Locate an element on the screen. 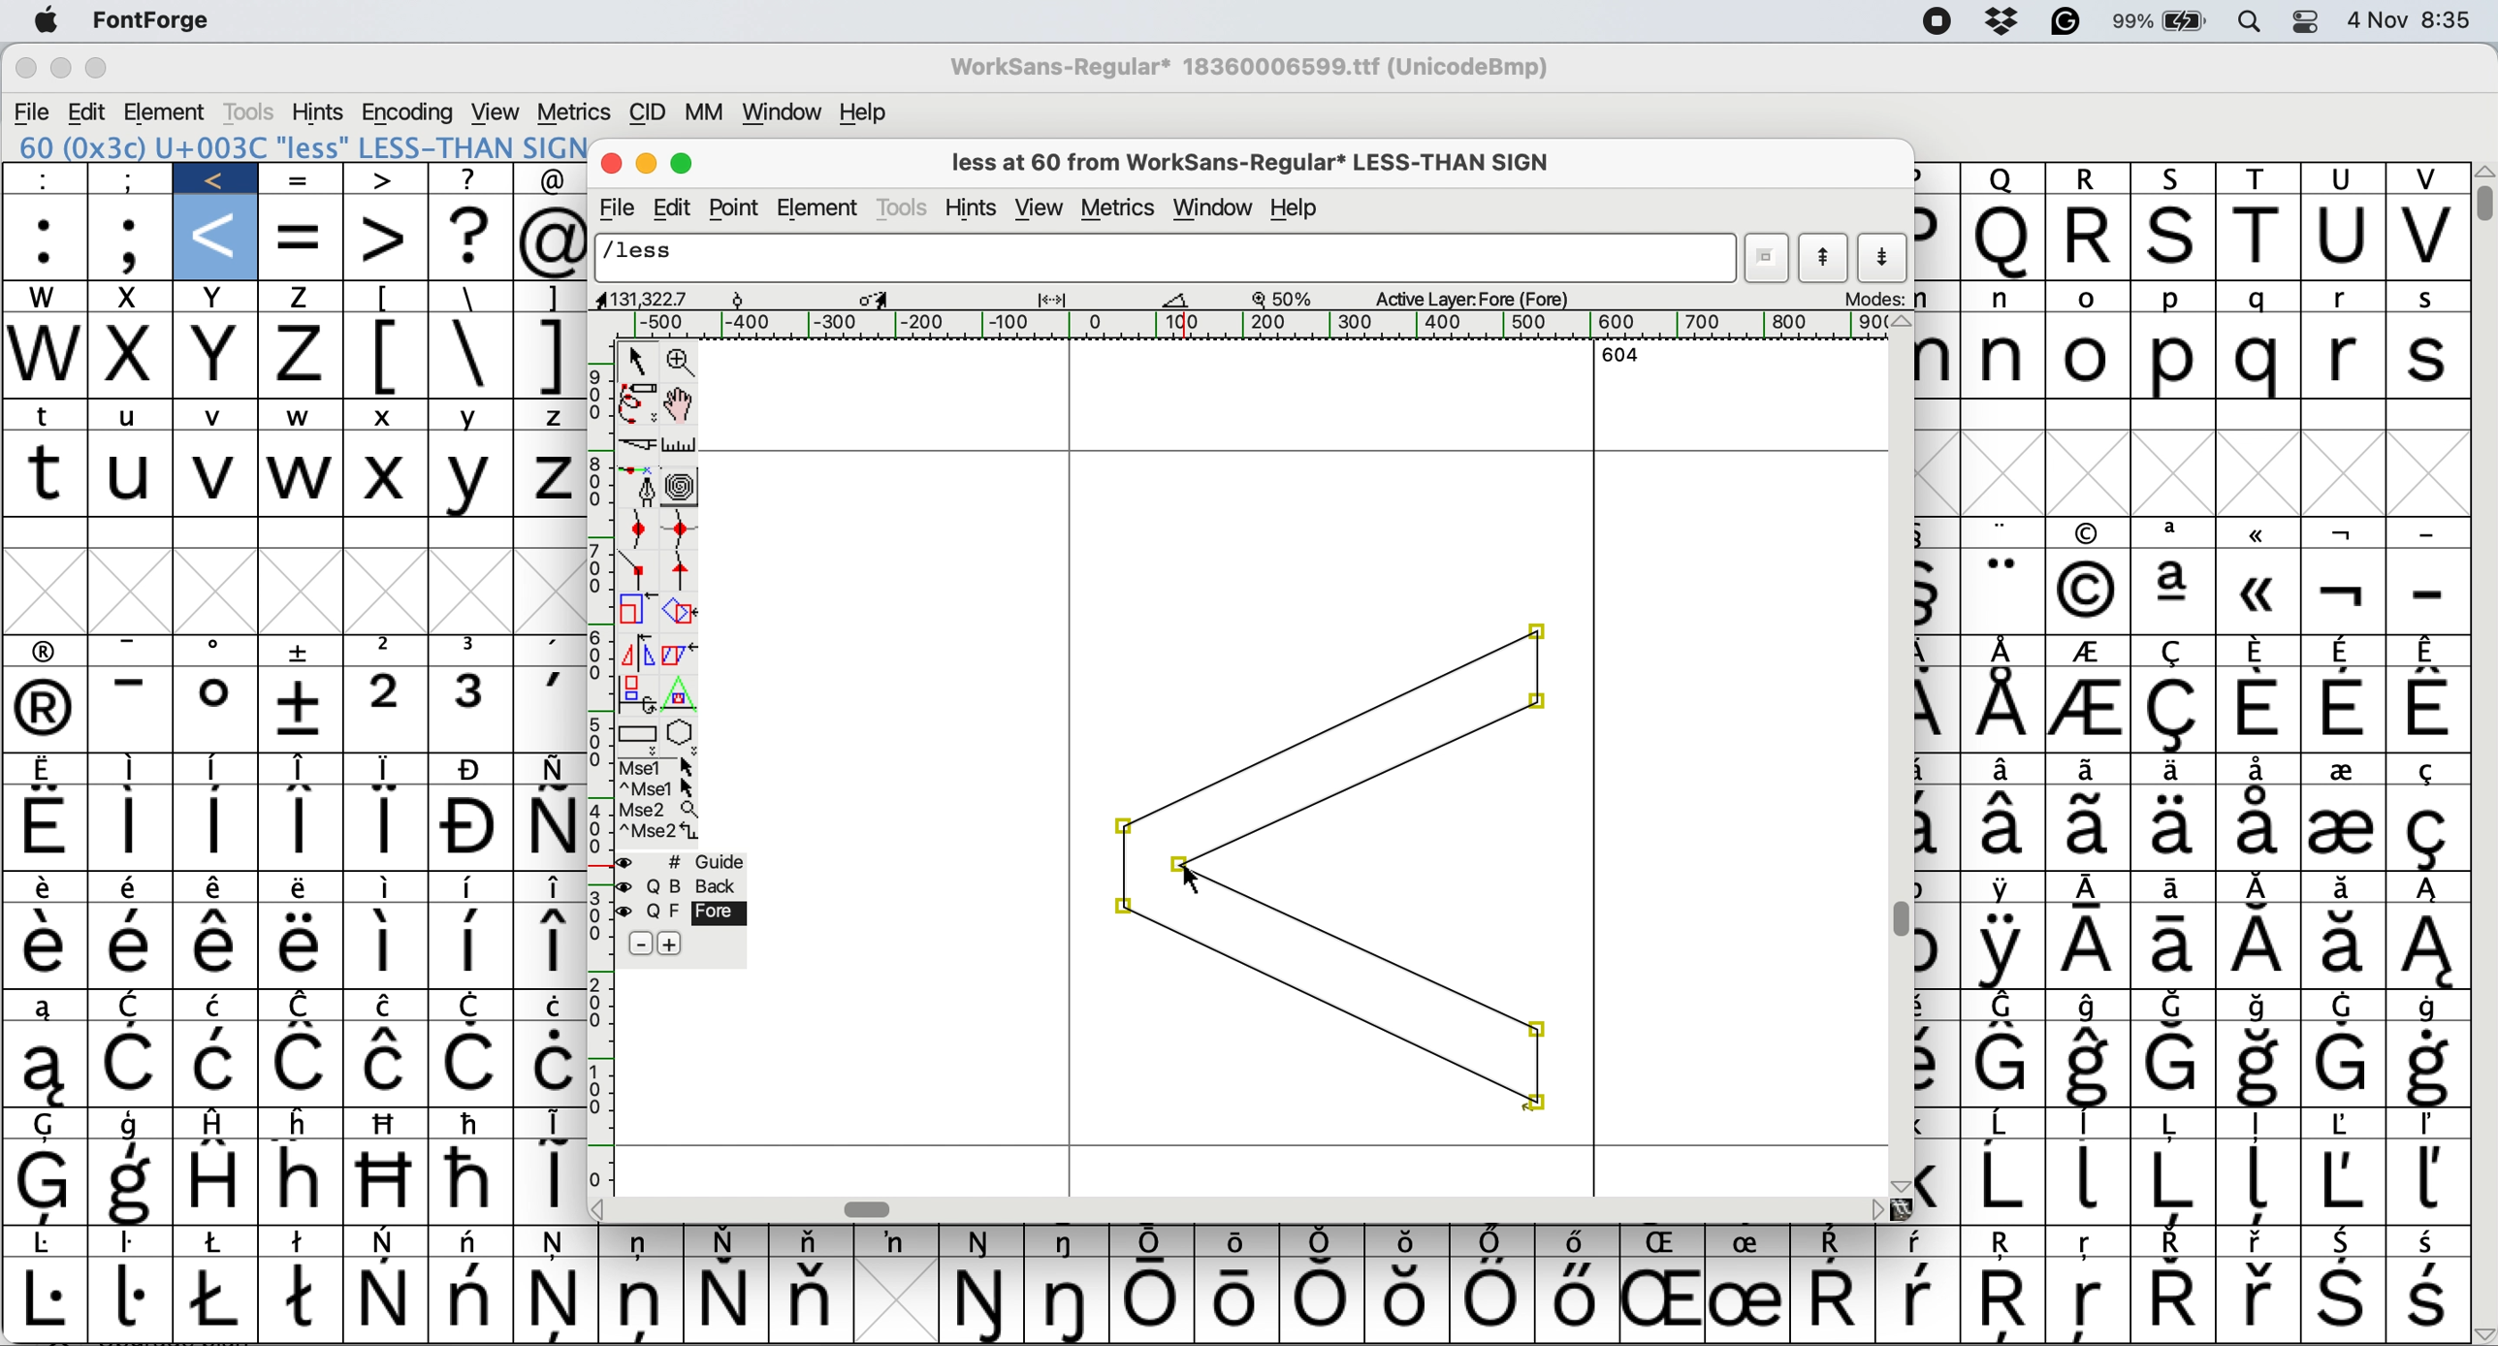 This screenshot has height=1346, width=2498. Symbol is located at coordinates (2341, 1298).